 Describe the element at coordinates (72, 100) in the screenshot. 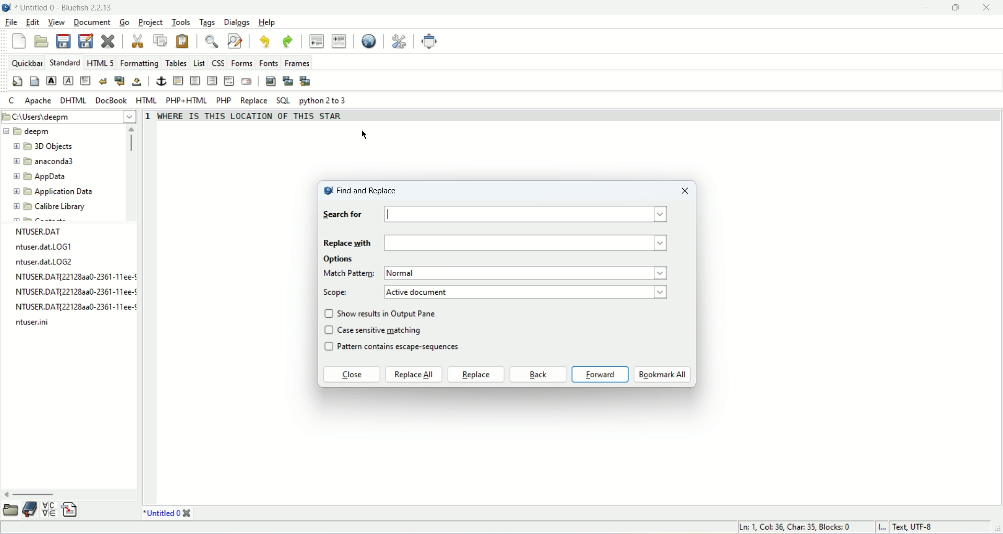

I see `DHTML` at that location.